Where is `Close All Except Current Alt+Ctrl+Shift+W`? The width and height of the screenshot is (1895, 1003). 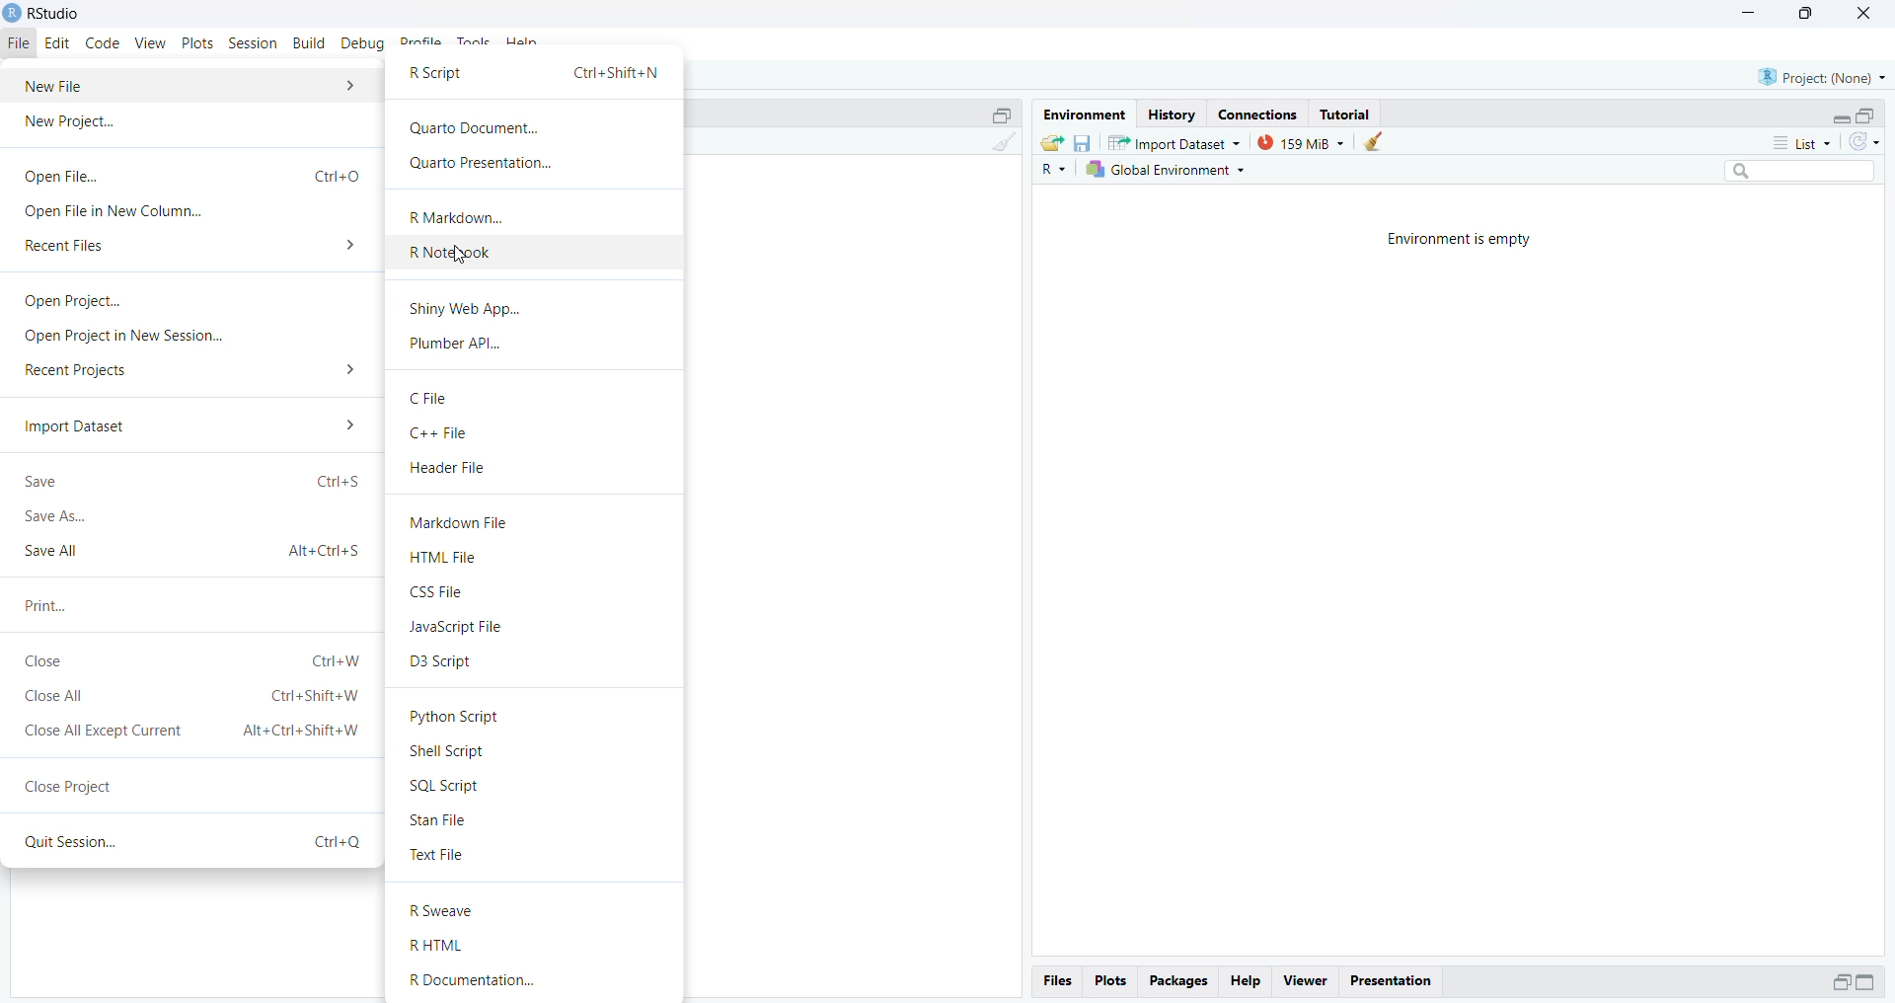
Close All Except Current Alt+Ctrl+Shift+W is located at coordinates (192, 731).